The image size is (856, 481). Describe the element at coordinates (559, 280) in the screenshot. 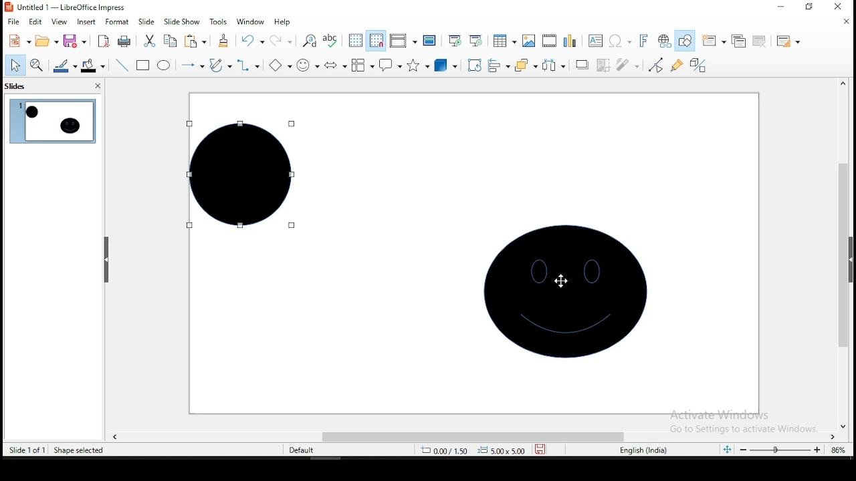

I see `mouse pointer` at that location.